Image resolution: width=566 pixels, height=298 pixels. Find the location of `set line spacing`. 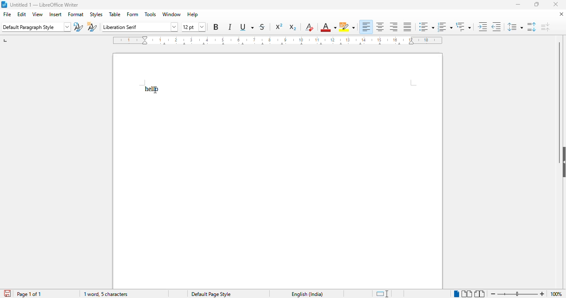

set line spacing is located at coordinates (514, 27).